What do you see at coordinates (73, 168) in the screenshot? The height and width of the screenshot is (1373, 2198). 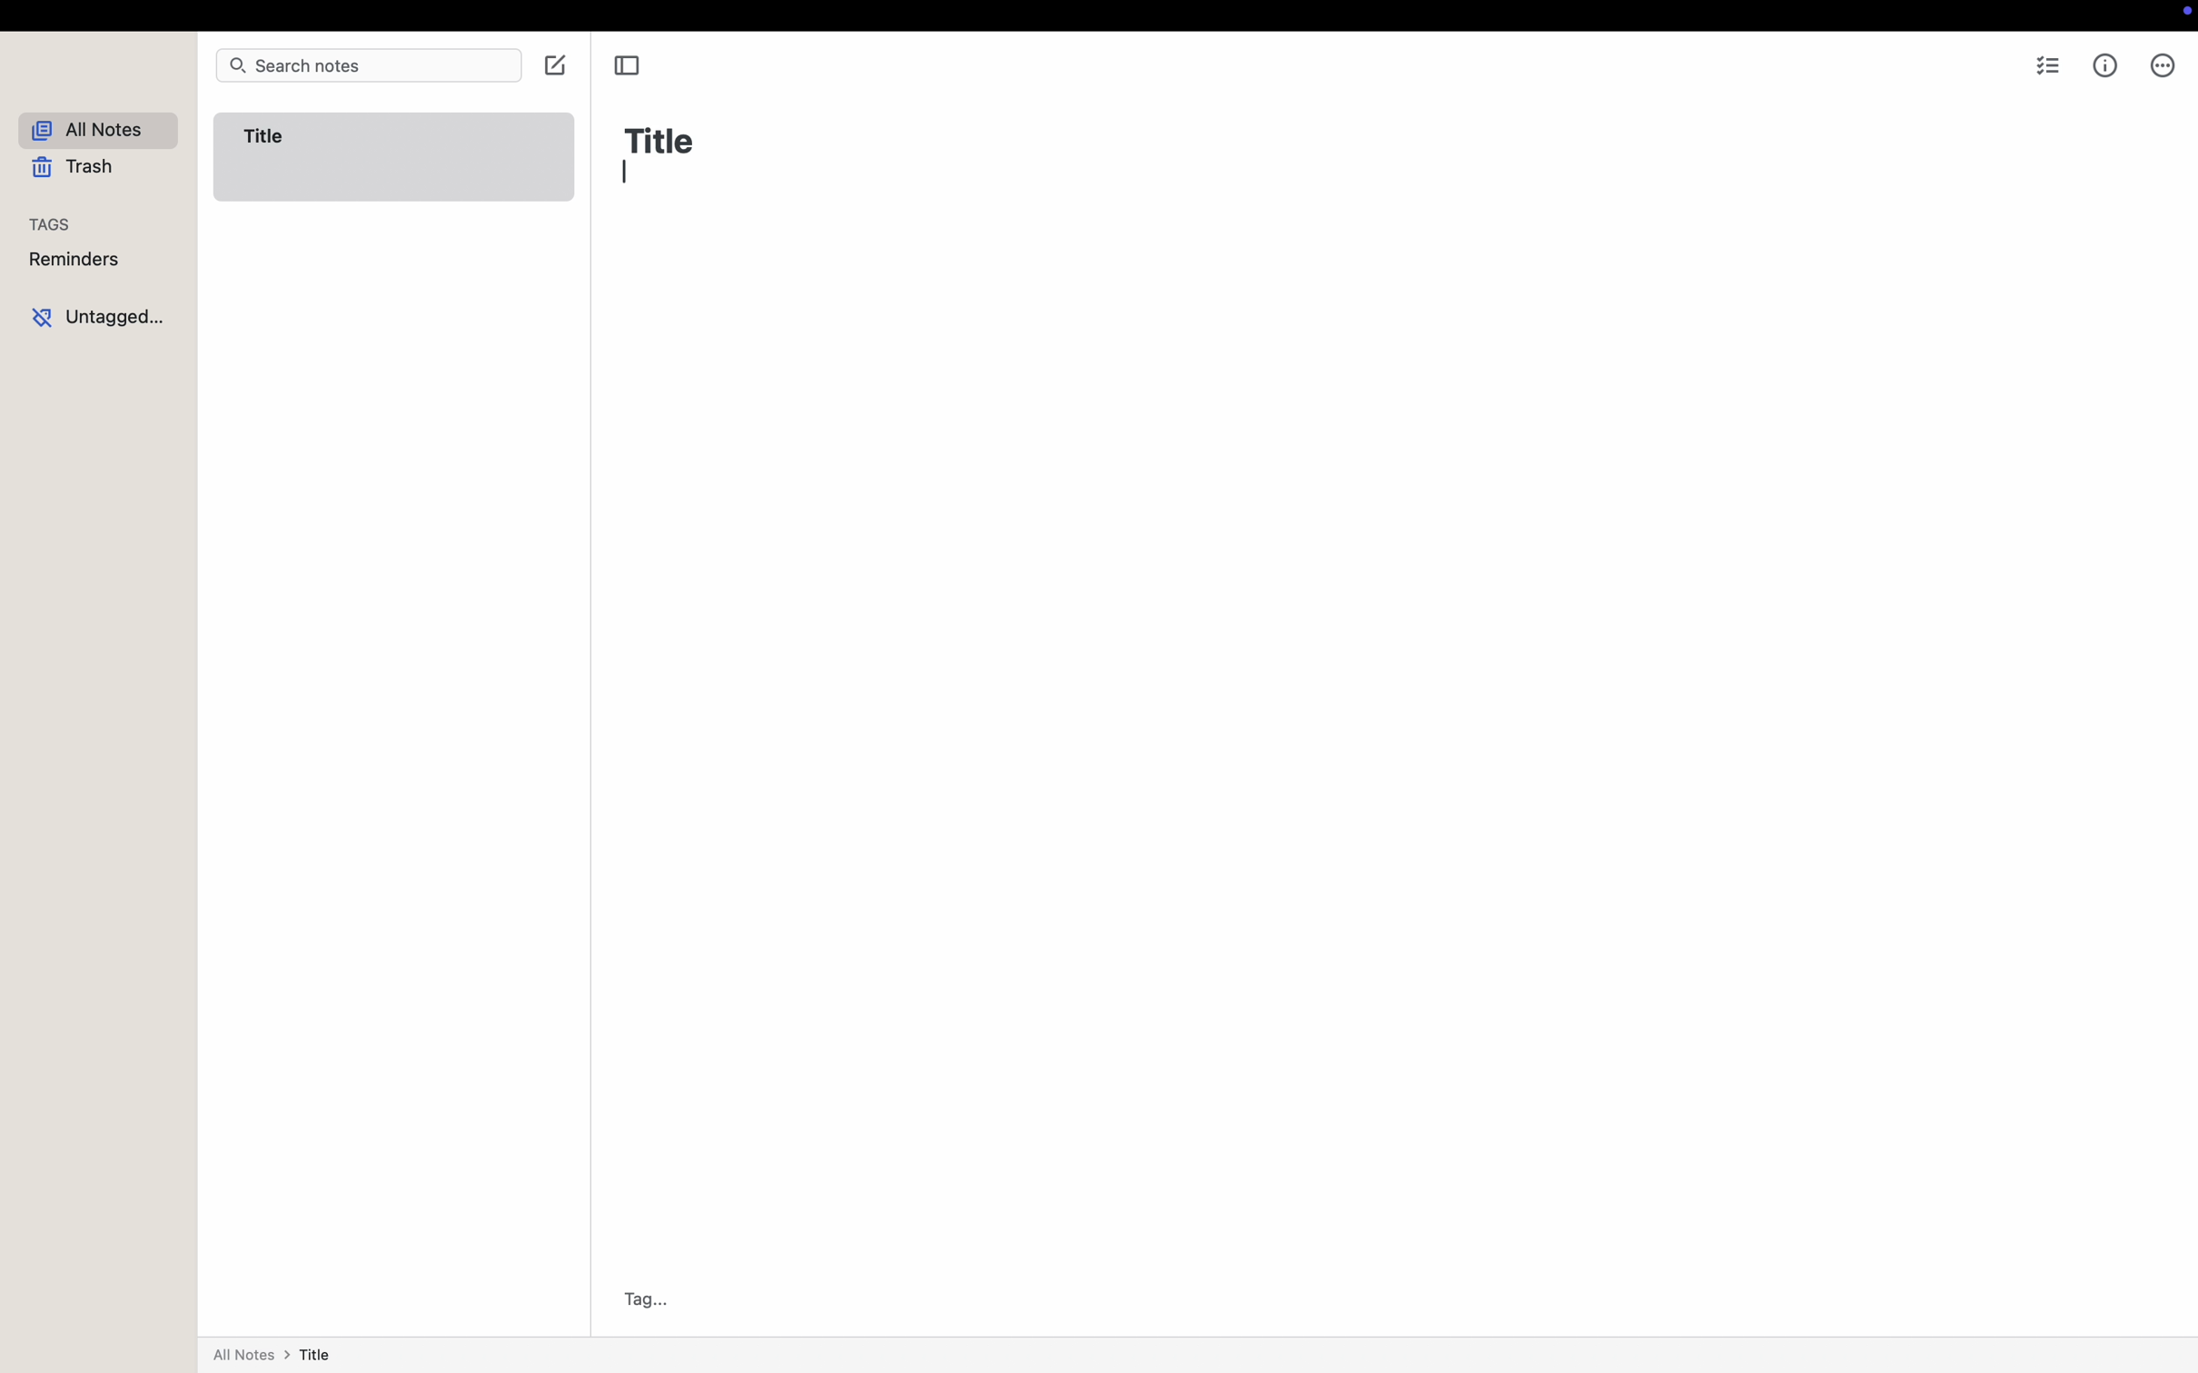 I see `trash` at bounding box center [73, 168].